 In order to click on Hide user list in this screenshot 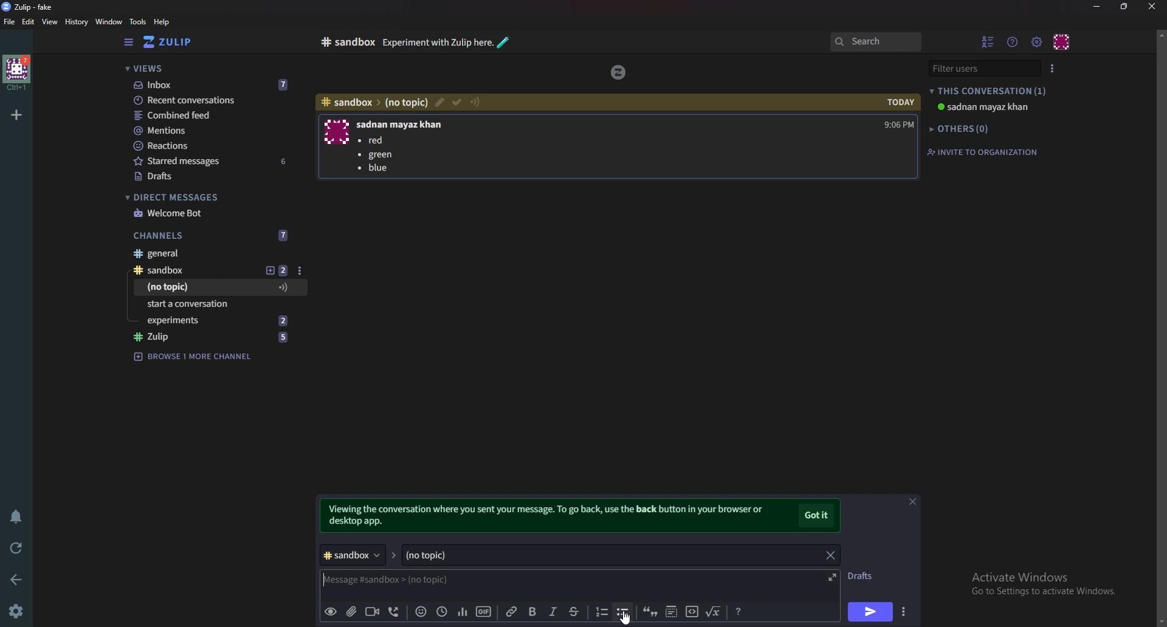, I will do `click(988, 41)`.